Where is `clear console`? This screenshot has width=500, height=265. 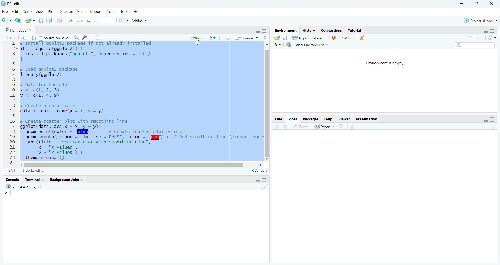
clear console is located at coordinates (264, 187).